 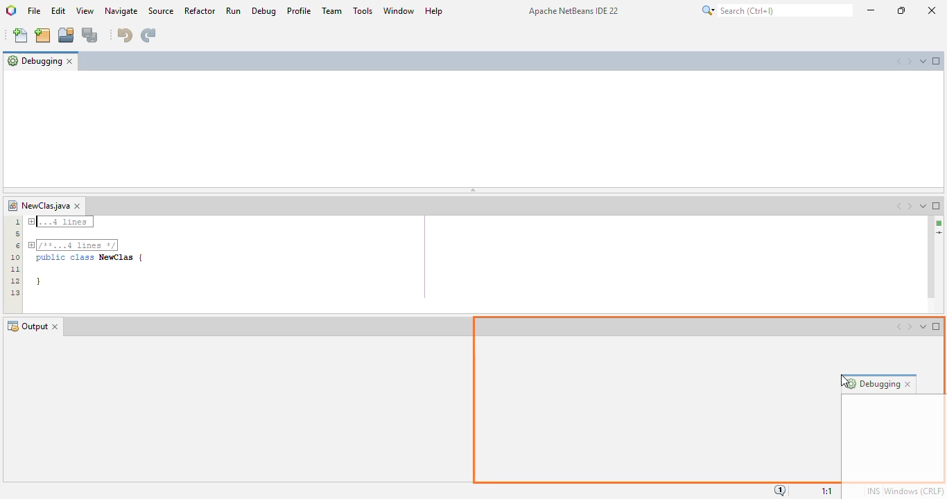 What do you see at coordinates (161, 10) in the screenshot?
I see `source` at bounding box center [161, 10].